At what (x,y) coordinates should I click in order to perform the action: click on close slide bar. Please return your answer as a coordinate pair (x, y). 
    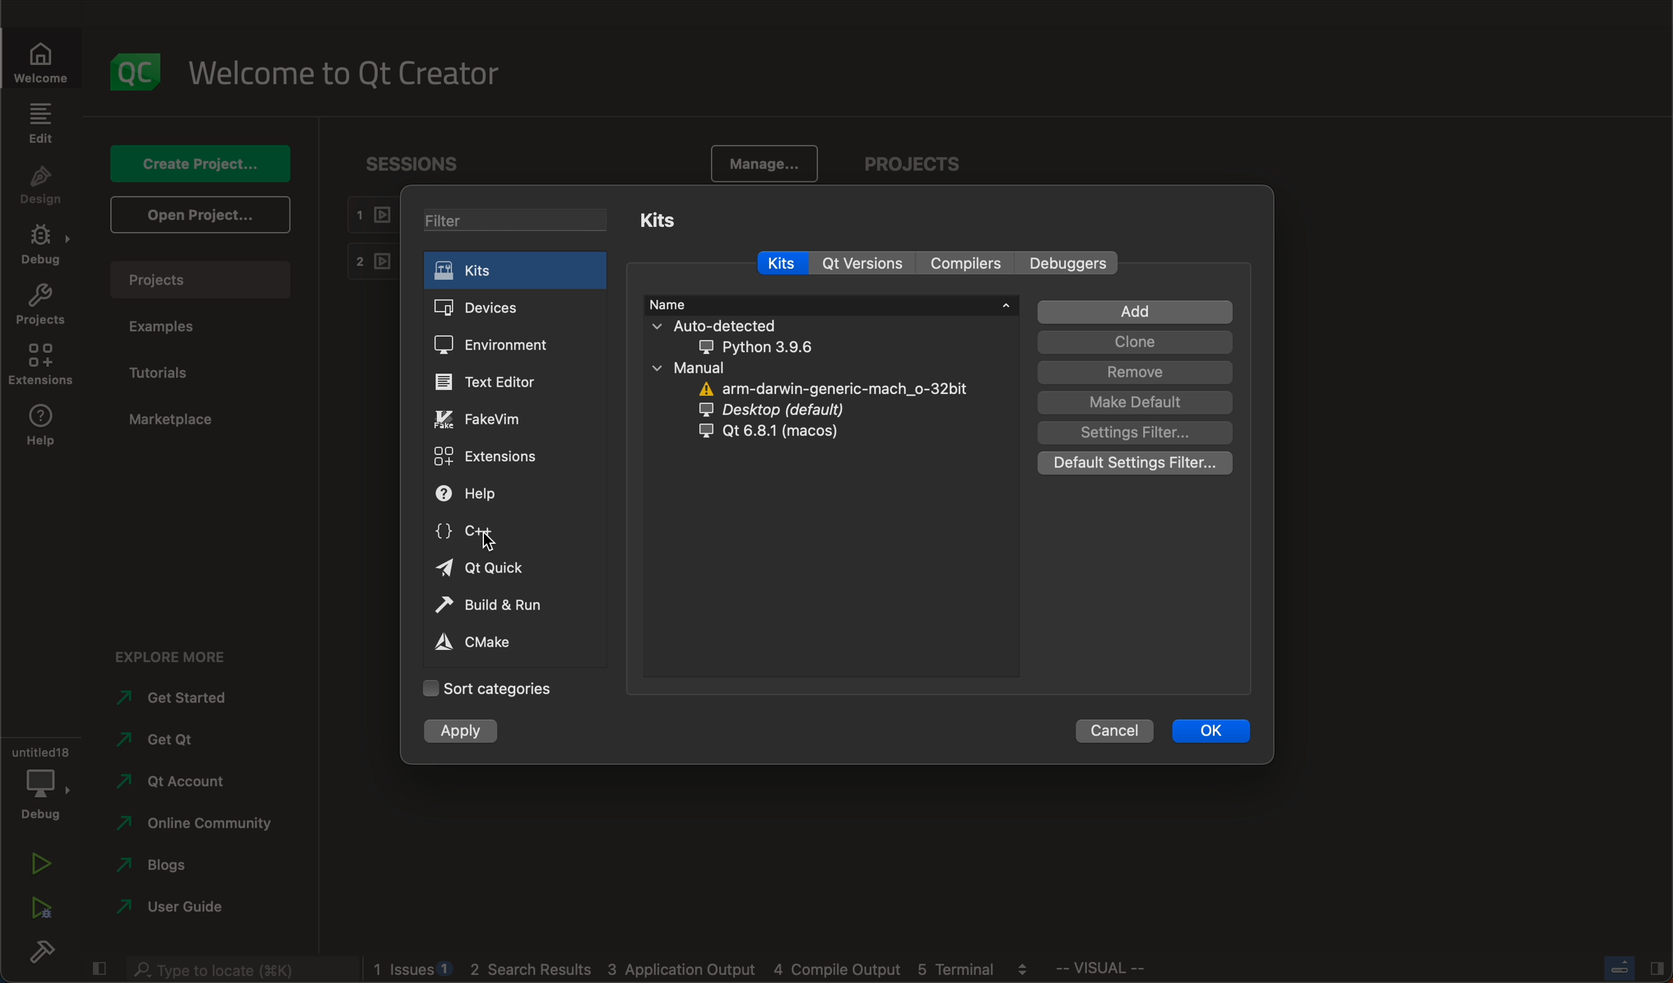
    Looking at the image, I should click on (98, 966).